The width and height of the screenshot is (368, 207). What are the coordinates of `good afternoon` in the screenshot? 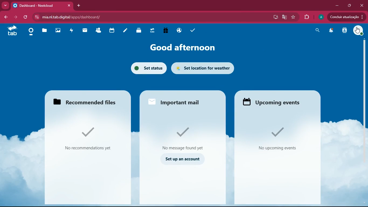 It's located at (184, 47).